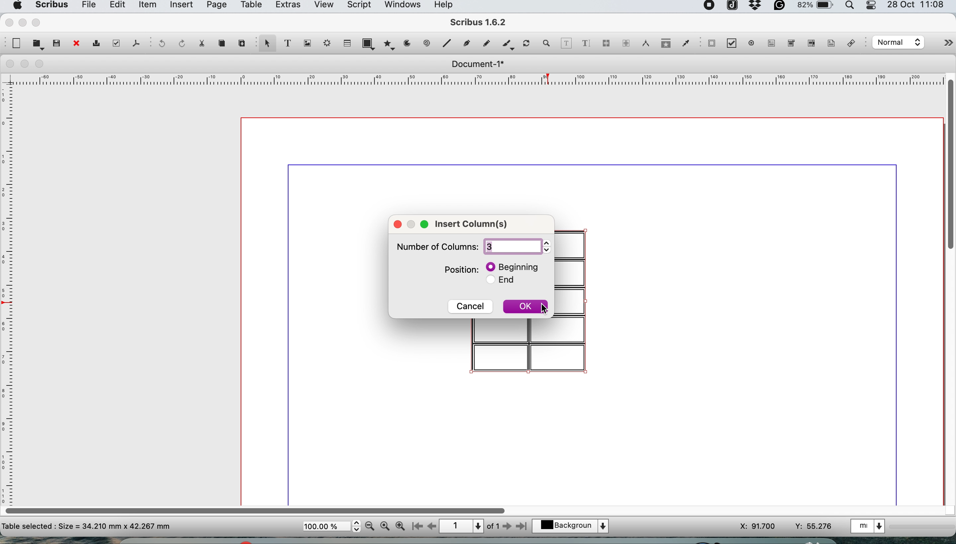 Image resolution: width=956 pixels, height=544 pixels. I want to click on copy, so click(223, 43).